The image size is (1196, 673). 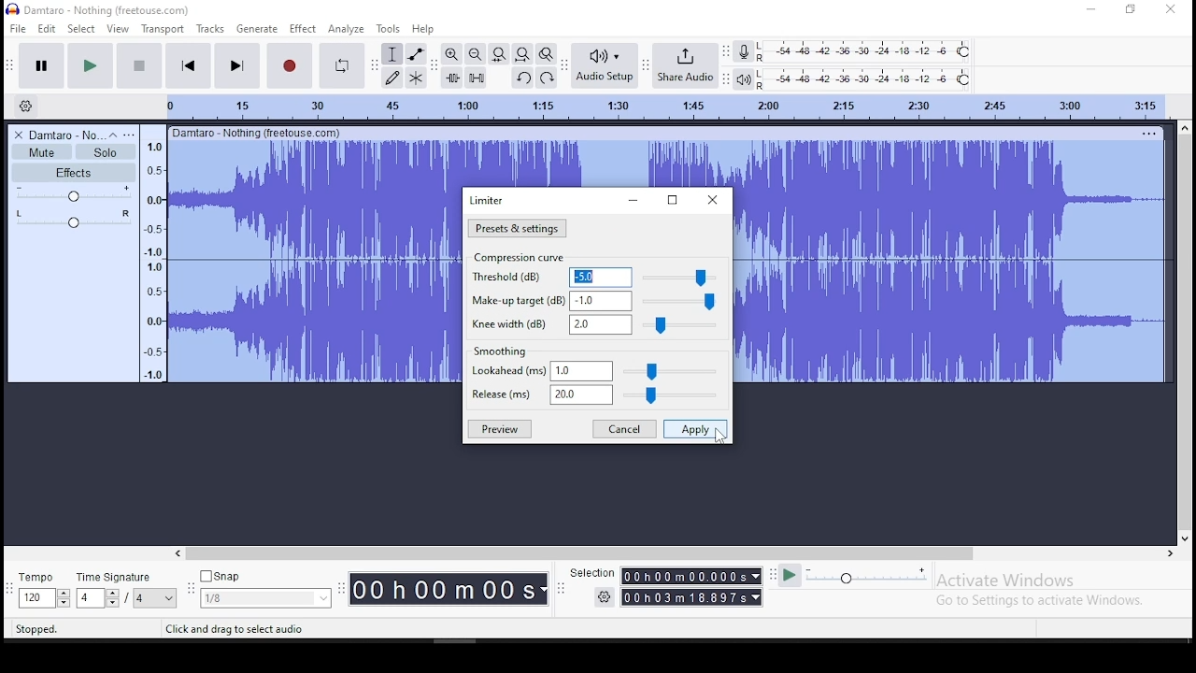 What do you see at coordinates (225, 263) in the screenshot?
I see `audio clip` at bounding box center [225, 263].